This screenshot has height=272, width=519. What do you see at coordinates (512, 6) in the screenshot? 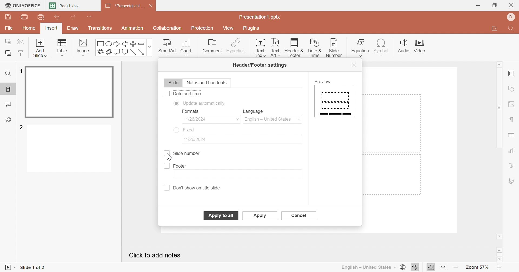
I see `Close` at bounding box center [512, 6].